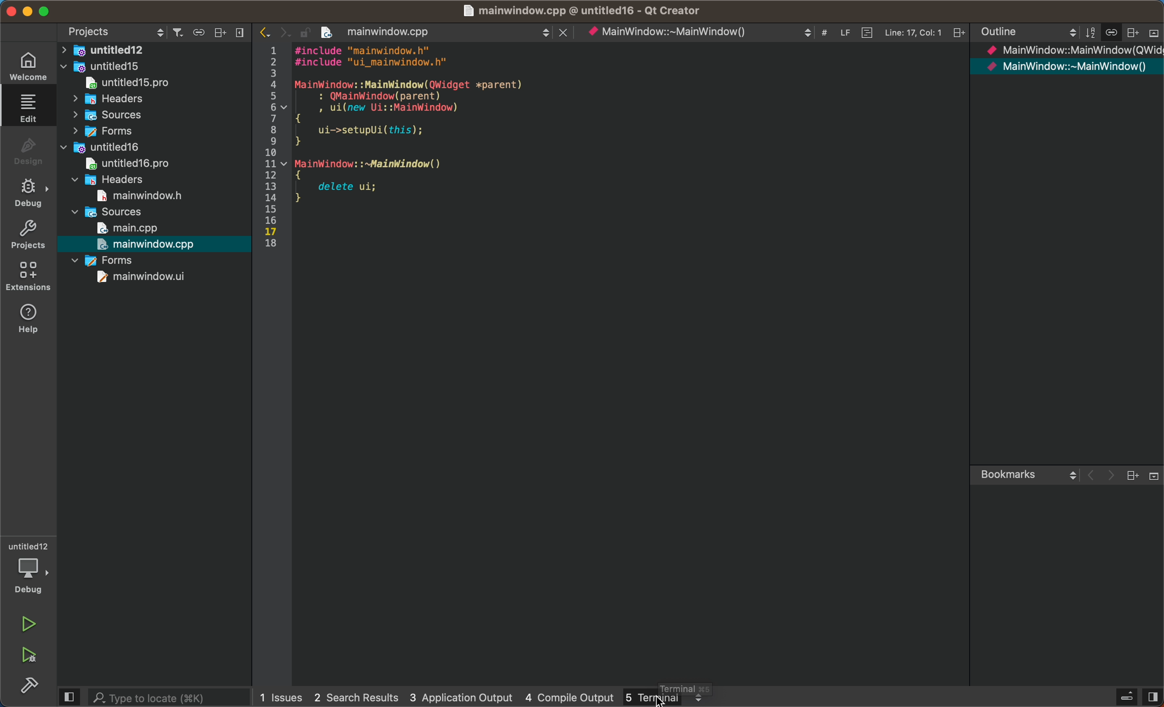 The width and height of the screenshot is (1164, 707). What do you see at coordinates (240, 32) in the screenshot?
I see `previous` at bounding box center [240, 32].